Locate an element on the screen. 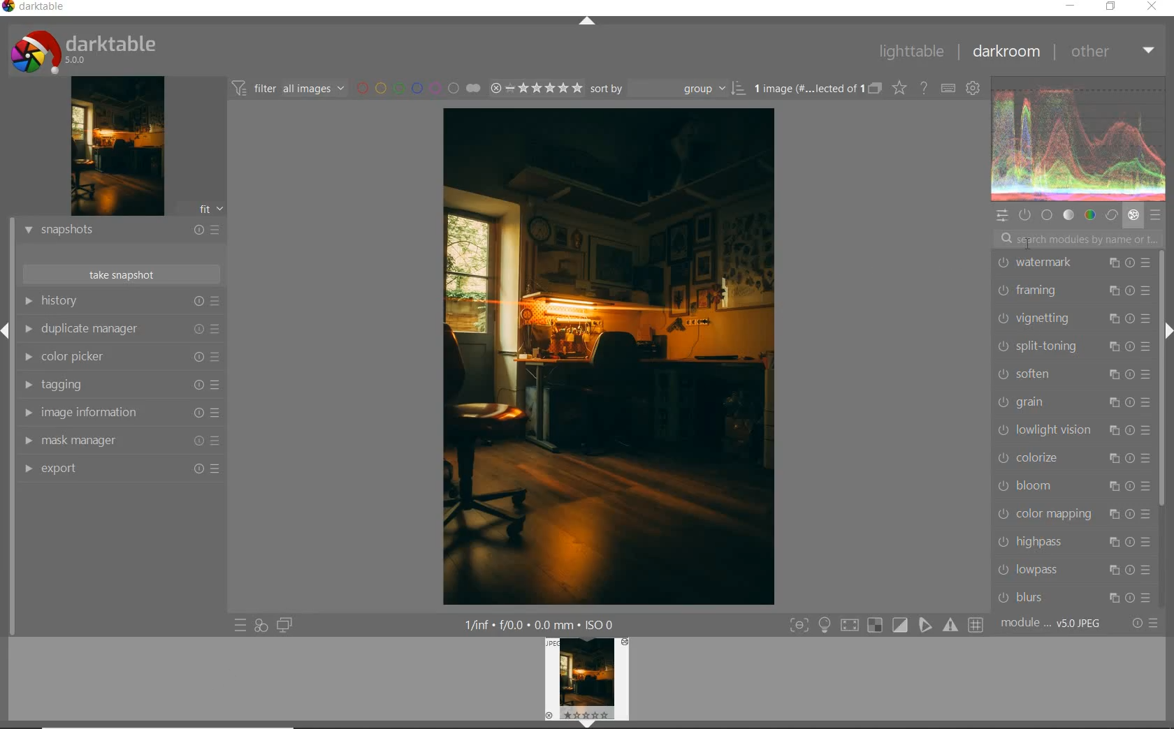 The image size is (1174, 729). color picker is located at coordinates (119, 355).